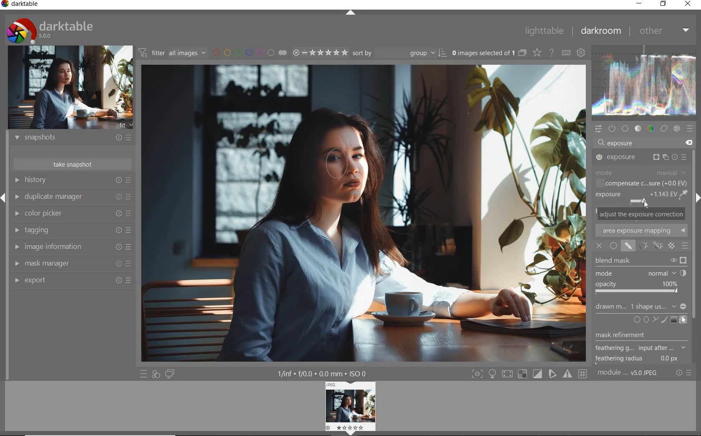 The height and width of the screenshot is (436, 701). I want to click on toggle modes, so click(530, 374).